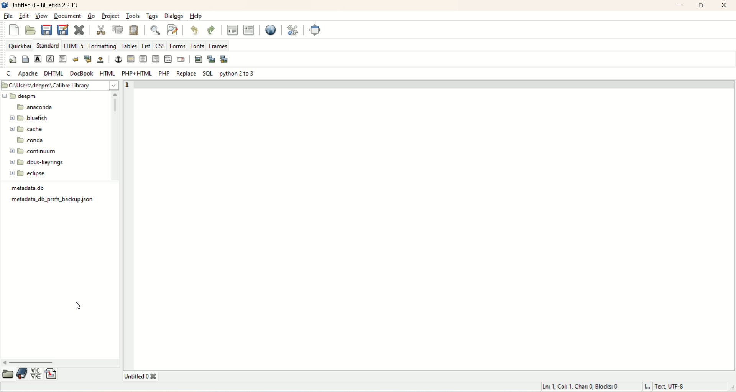  What do you see at coordinates (61, 363) in the screenshot?
I see `horizontal scroll bar` at bounding box center [61, 363].